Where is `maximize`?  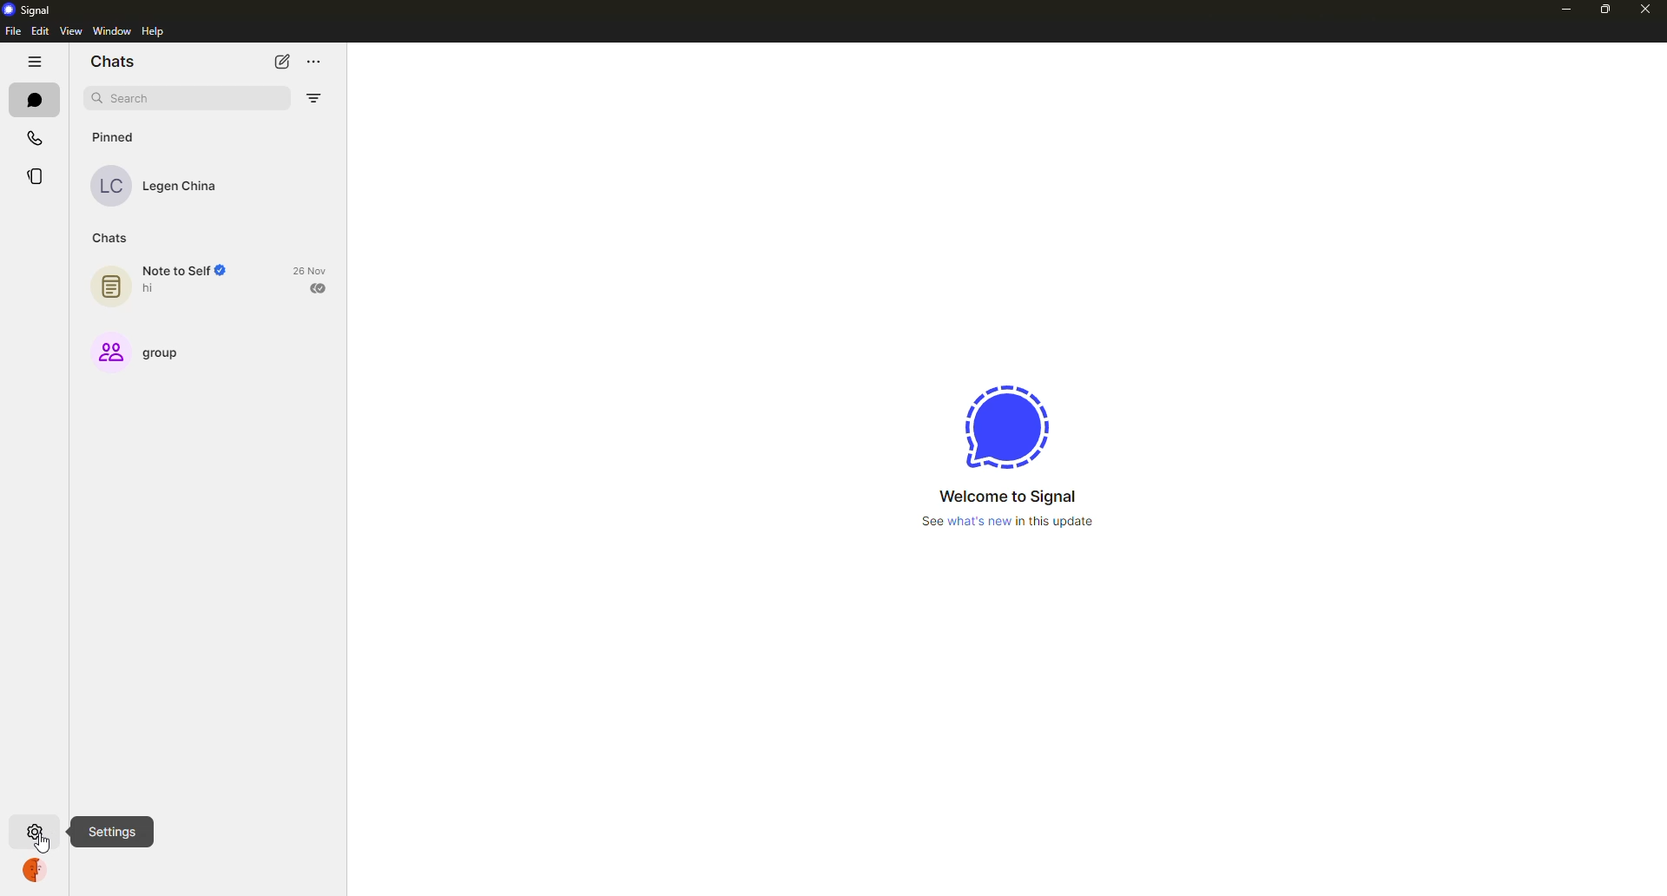 maximize is located at coordinates (1603, 10).